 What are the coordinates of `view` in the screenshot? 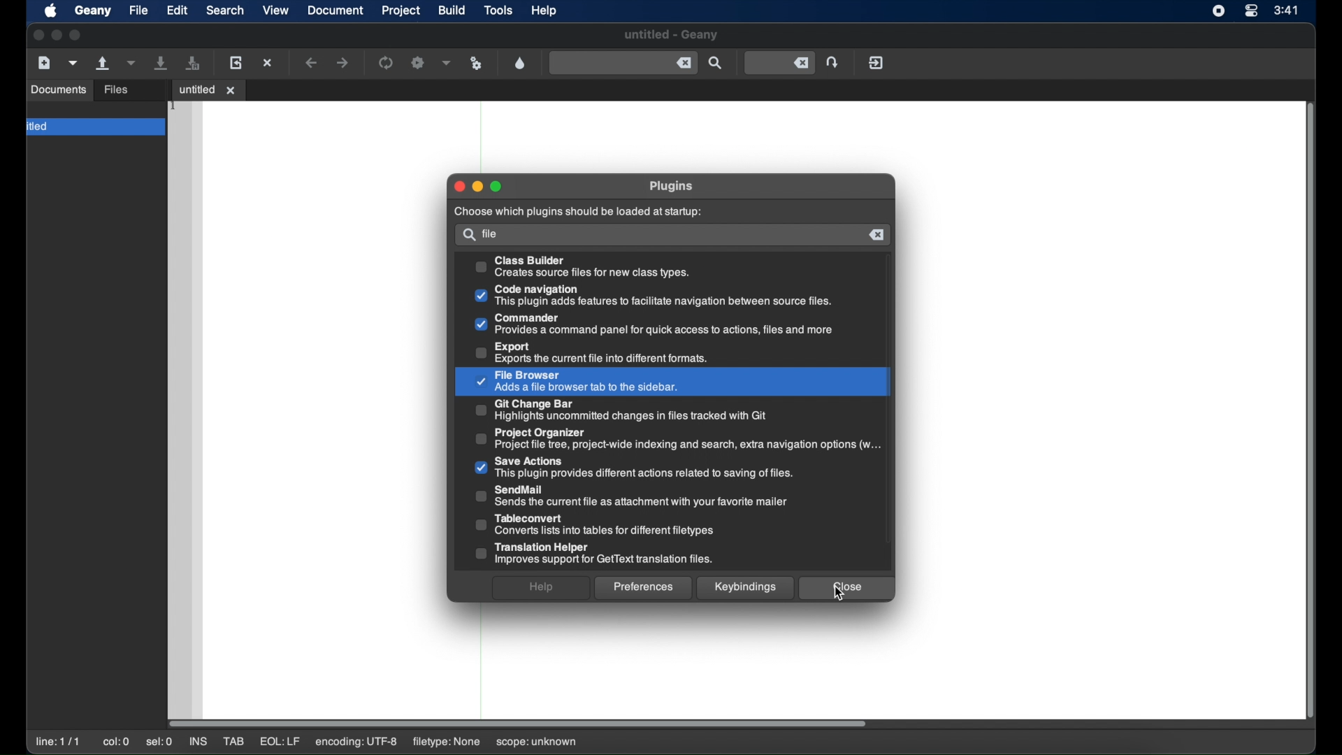 It's located at (276, 10).